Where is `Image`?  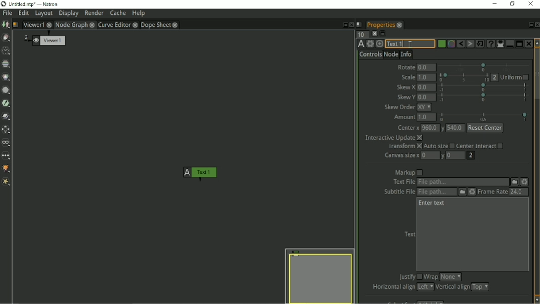
Image is located at coordinates (5, 25).